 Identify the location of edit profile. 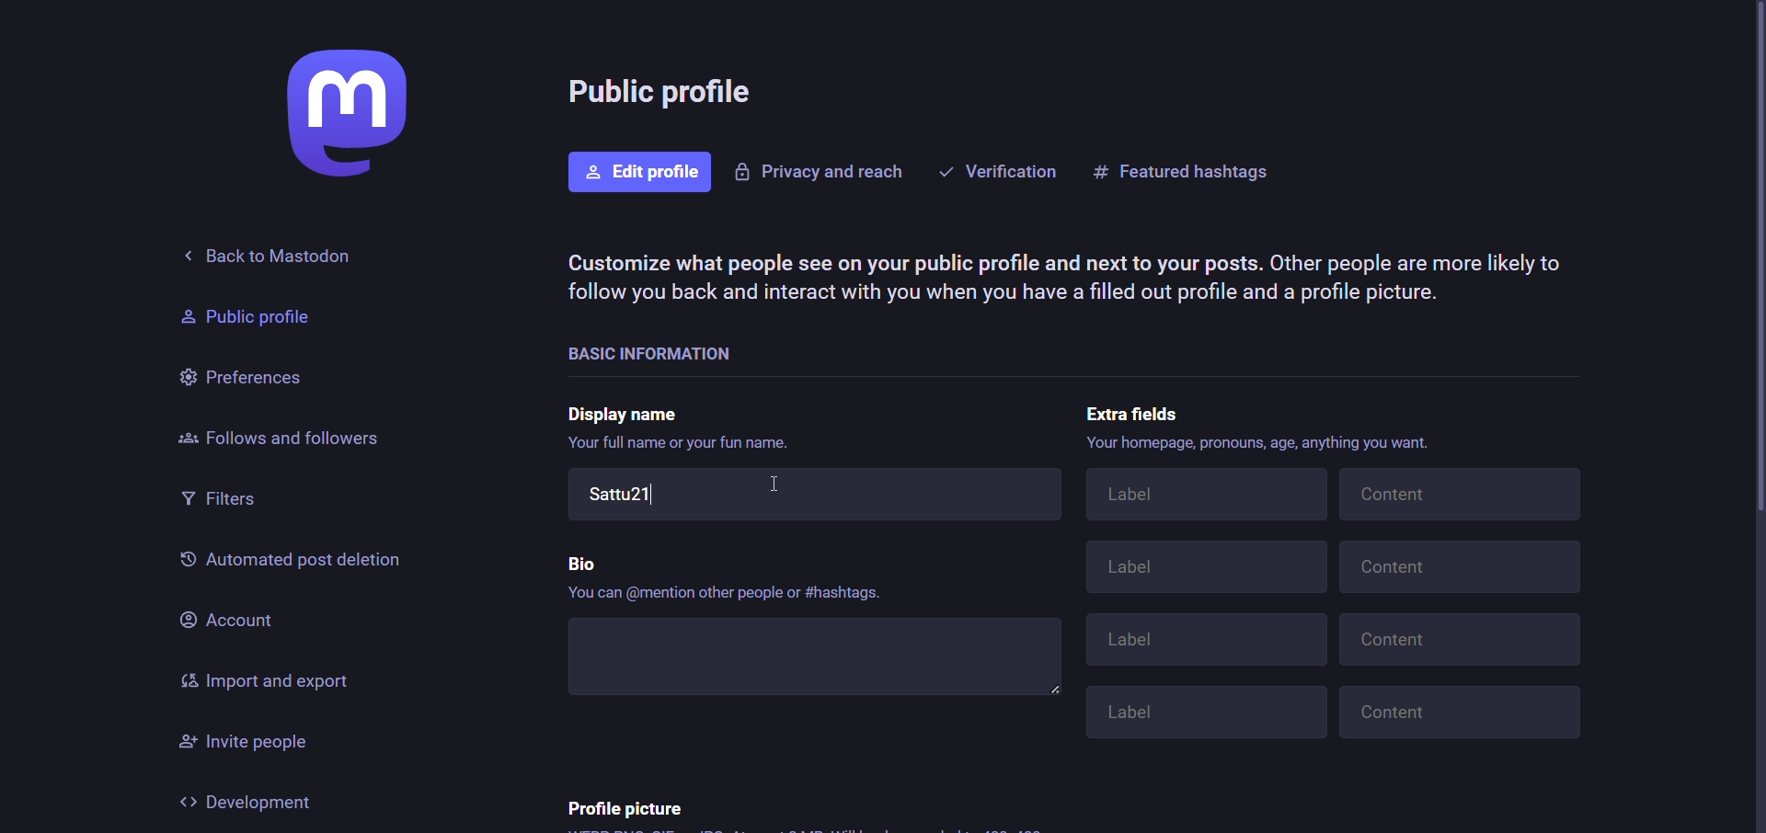
(640, 173).